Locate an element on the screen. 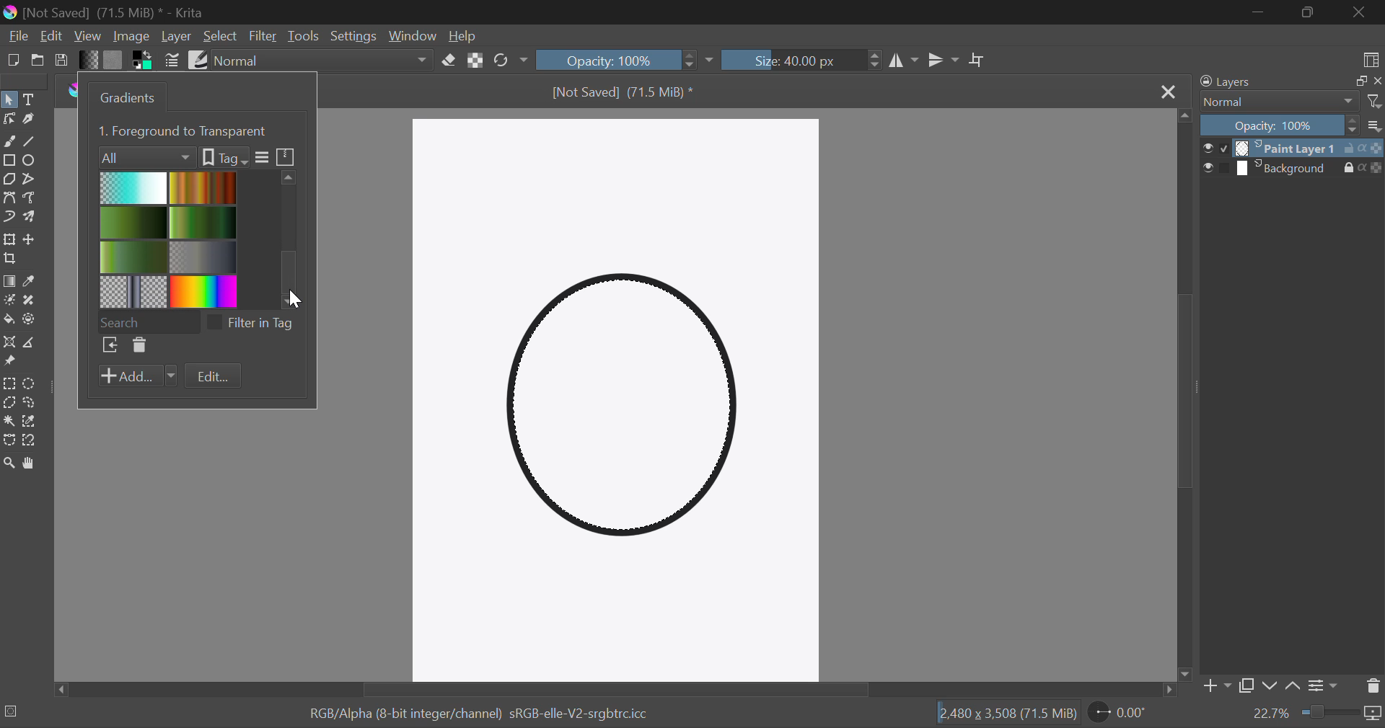  Text is located at coordinates (32, 100).